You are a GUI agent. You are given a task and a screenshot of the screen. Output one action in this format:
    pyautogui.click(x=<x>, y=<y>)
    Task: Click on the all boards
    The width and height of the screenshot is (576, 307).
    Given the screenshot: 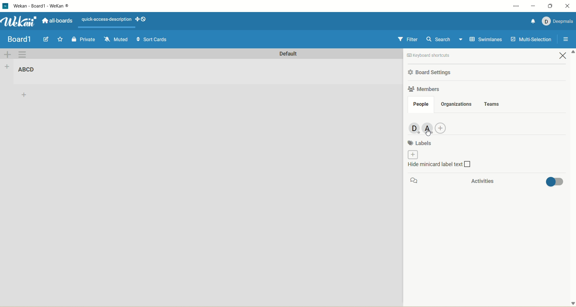 What is the action you would take?
    pyautogui.click(x=57, y=20)
    